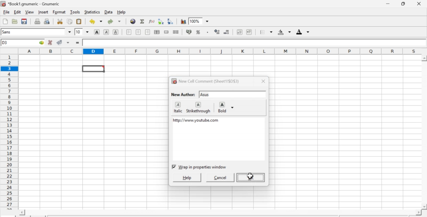  I want to click on cursor, so click(251, 175).